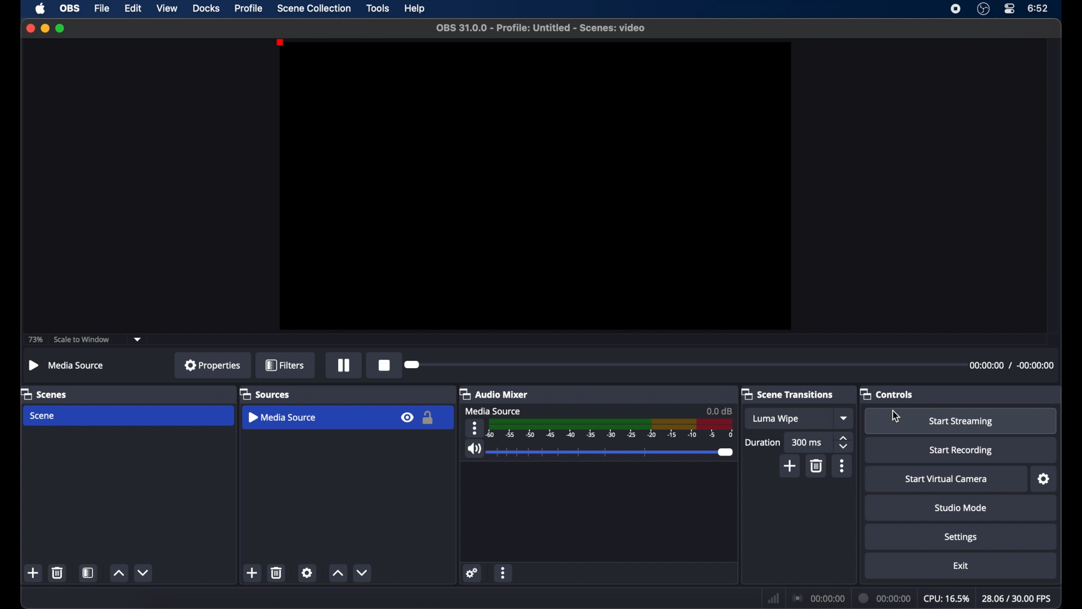 This screenshot has width=1082, height=609. Describe the element at coordinates (961, 566) in the screenshot. I see `exit` at that location.